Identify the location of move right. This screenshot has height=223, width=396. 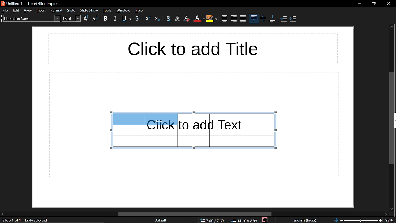
(387, 214).